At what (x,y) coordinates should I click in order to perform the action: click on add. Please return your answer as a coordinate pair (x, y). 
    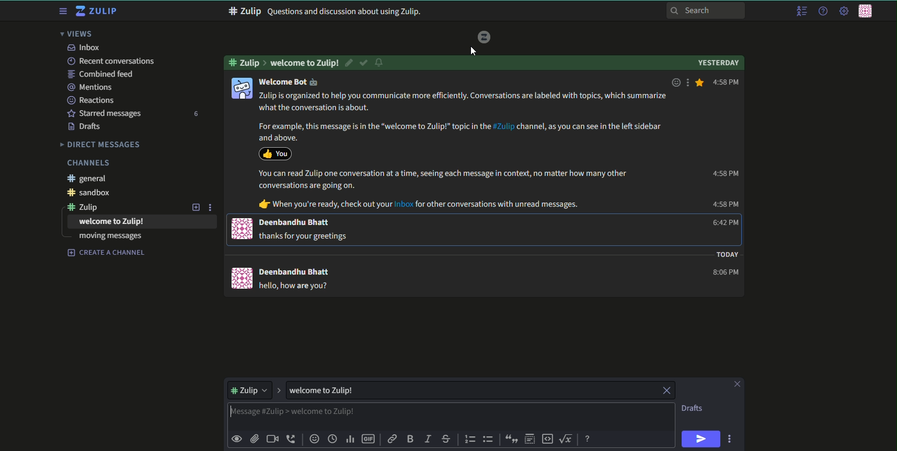
    Looking at the image, I should click on (194, 207).